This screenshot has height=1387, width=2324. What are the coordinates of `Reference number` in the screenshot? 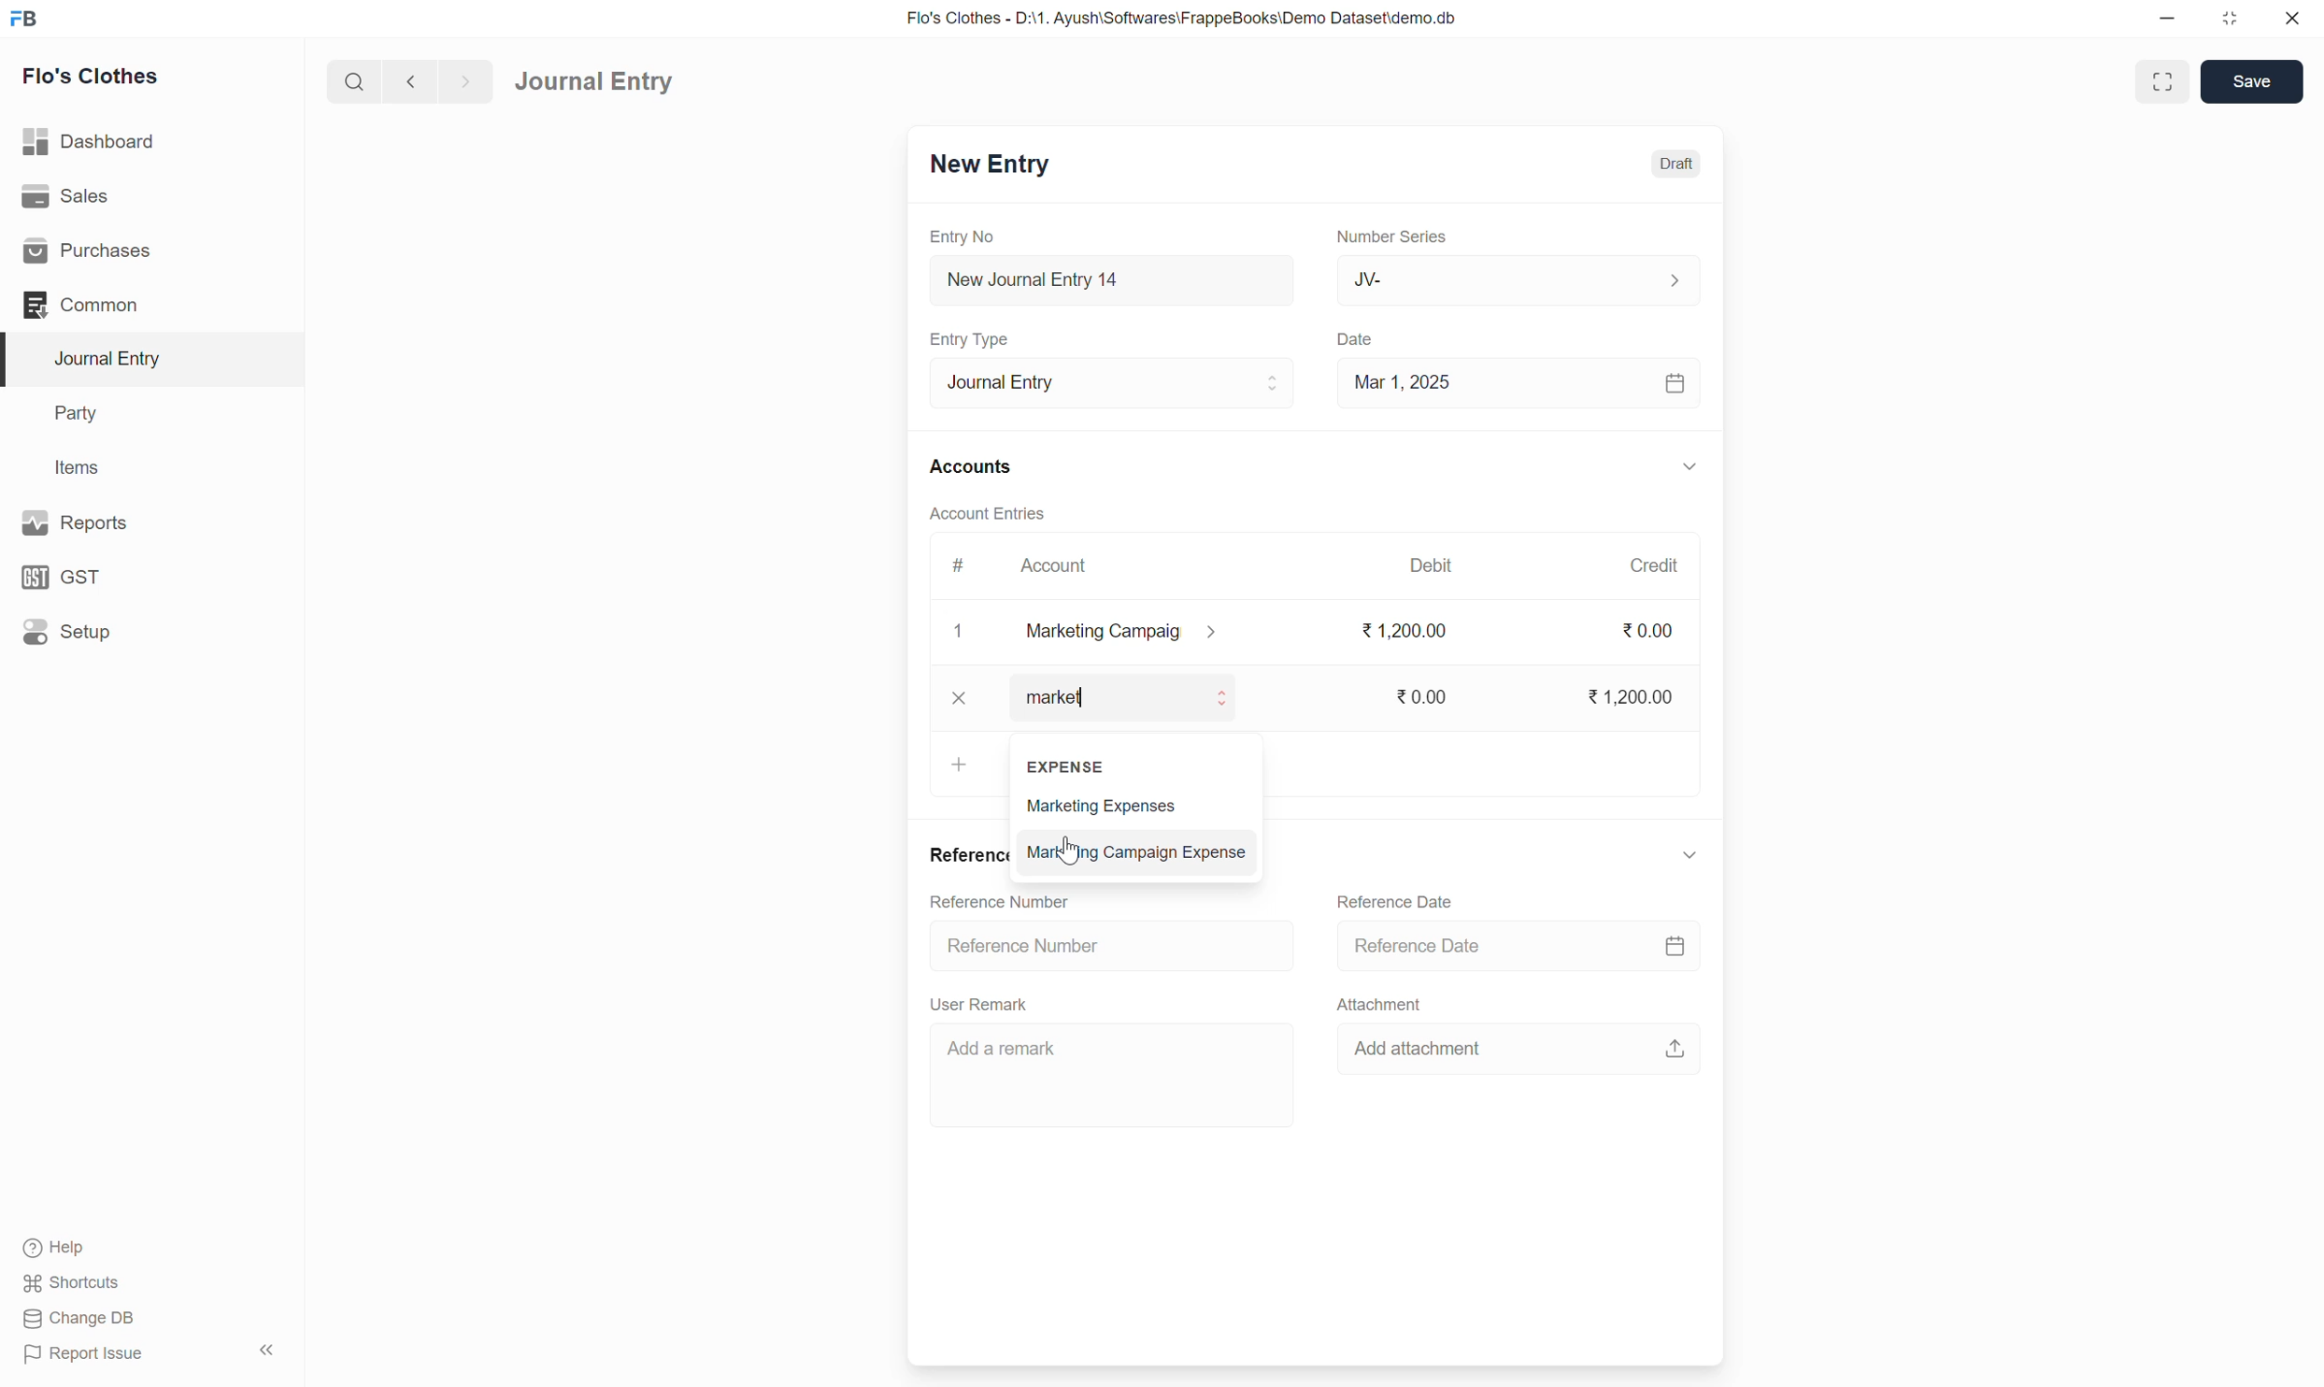 It's located at (1021, 901).